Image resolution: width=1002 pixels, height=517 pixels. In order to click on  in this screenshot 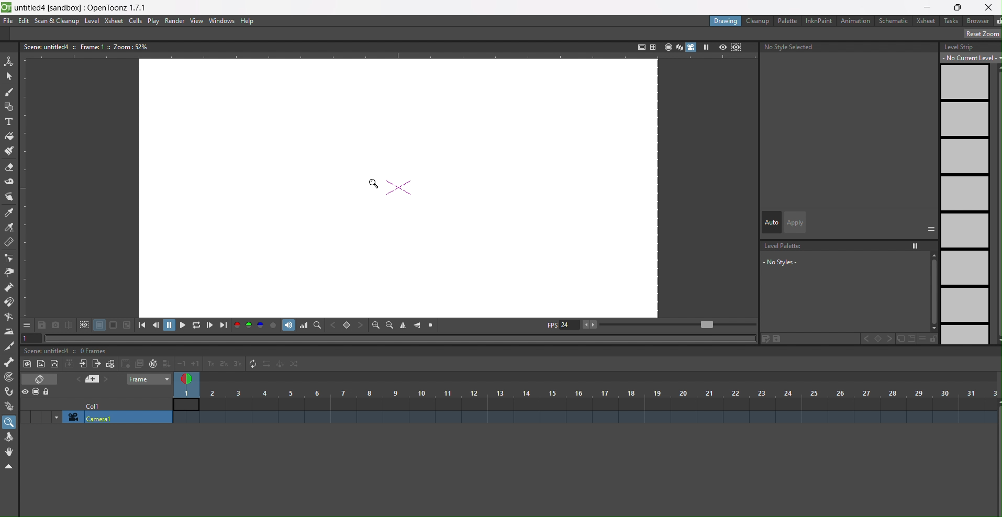, I will do `click(265, 365)`.